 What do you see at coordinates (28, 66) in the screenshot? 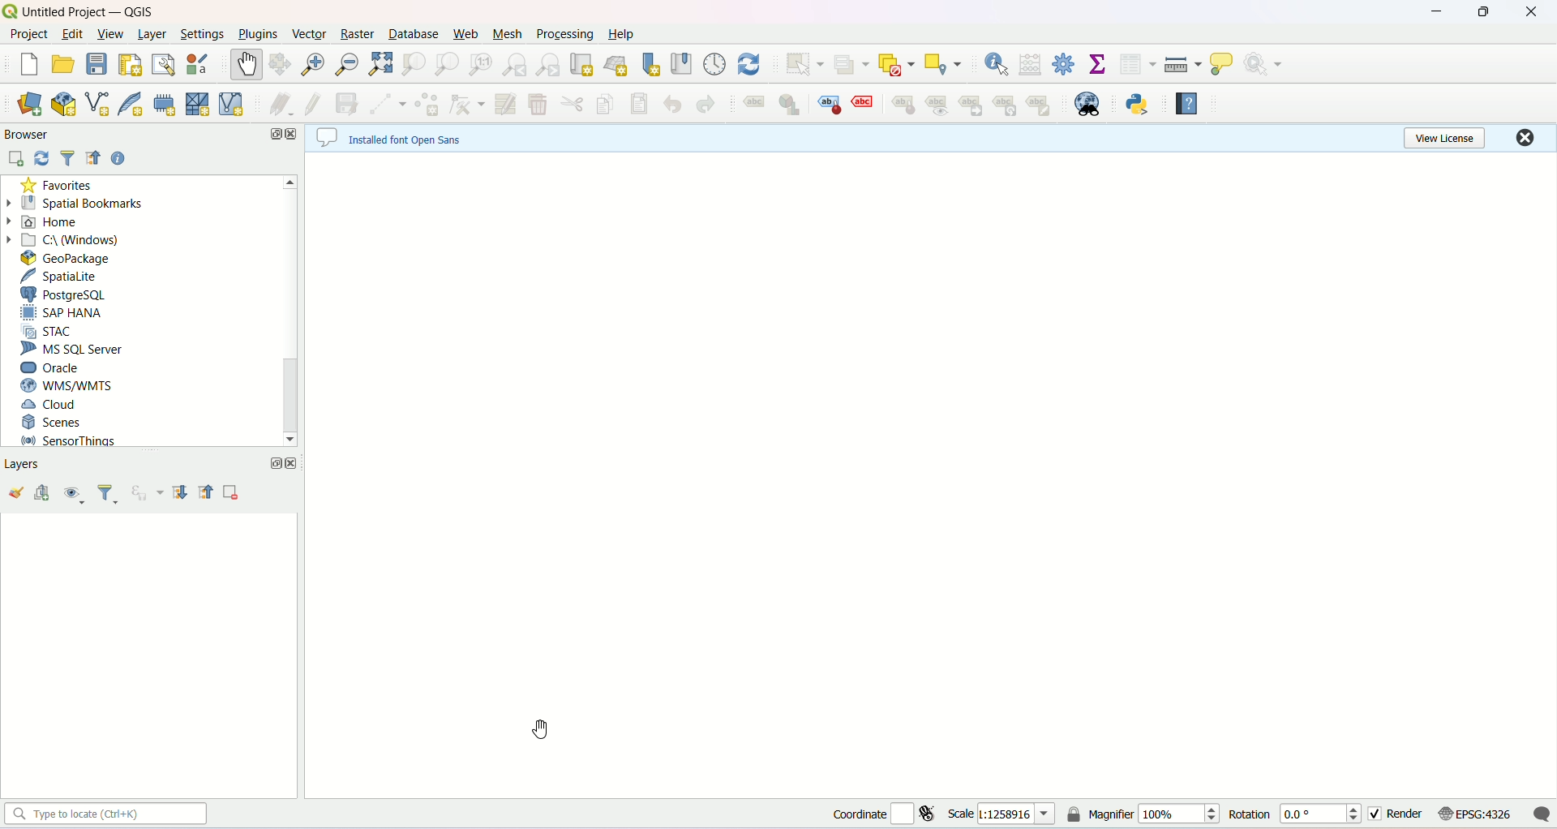
I see `new` at bounding box center [28, 66].